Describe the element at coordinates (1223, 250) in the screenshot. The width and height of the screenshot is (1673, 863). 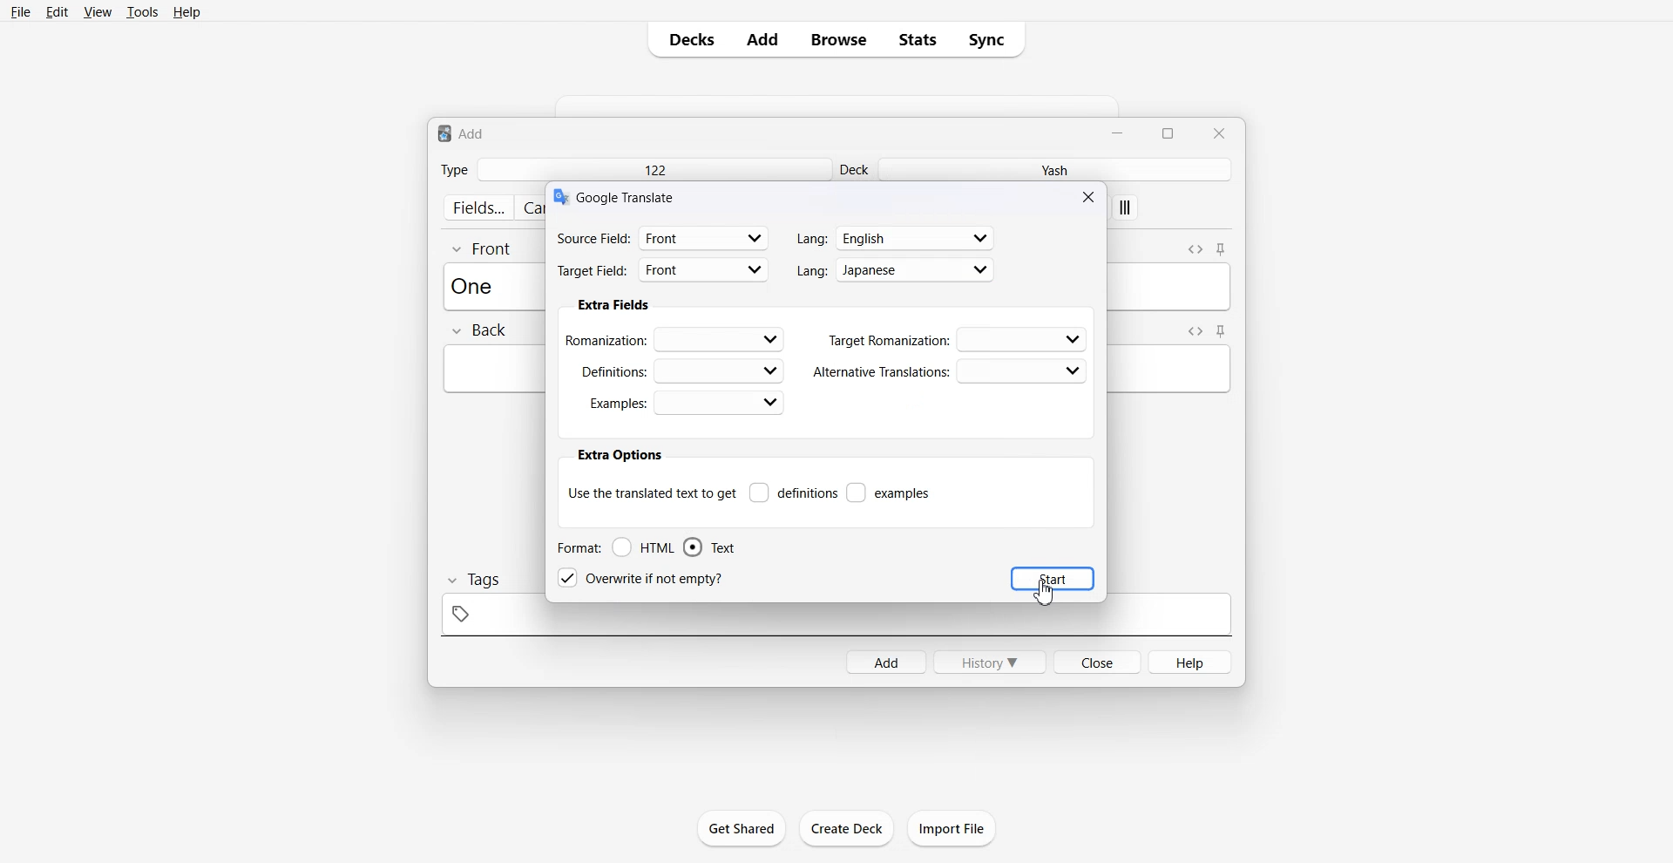
I see `Toggle sticky` at that location.